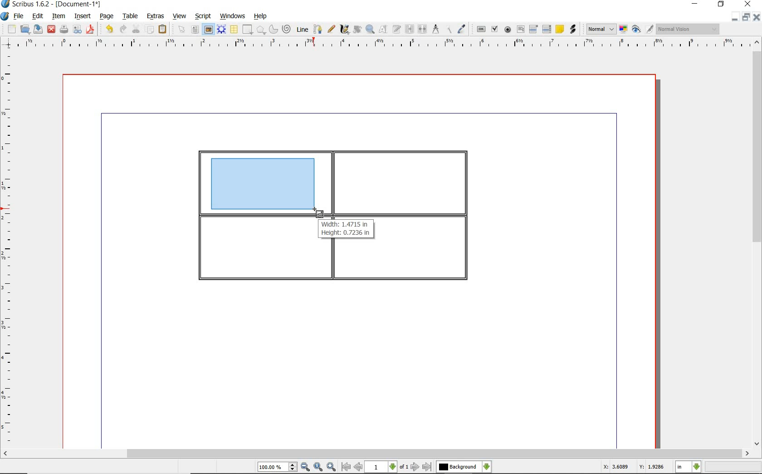 This screenshot has width=762, height=474. Describe the element at coordinates (77, 30) in the screenshot. I see `preflight verifier` at that location.